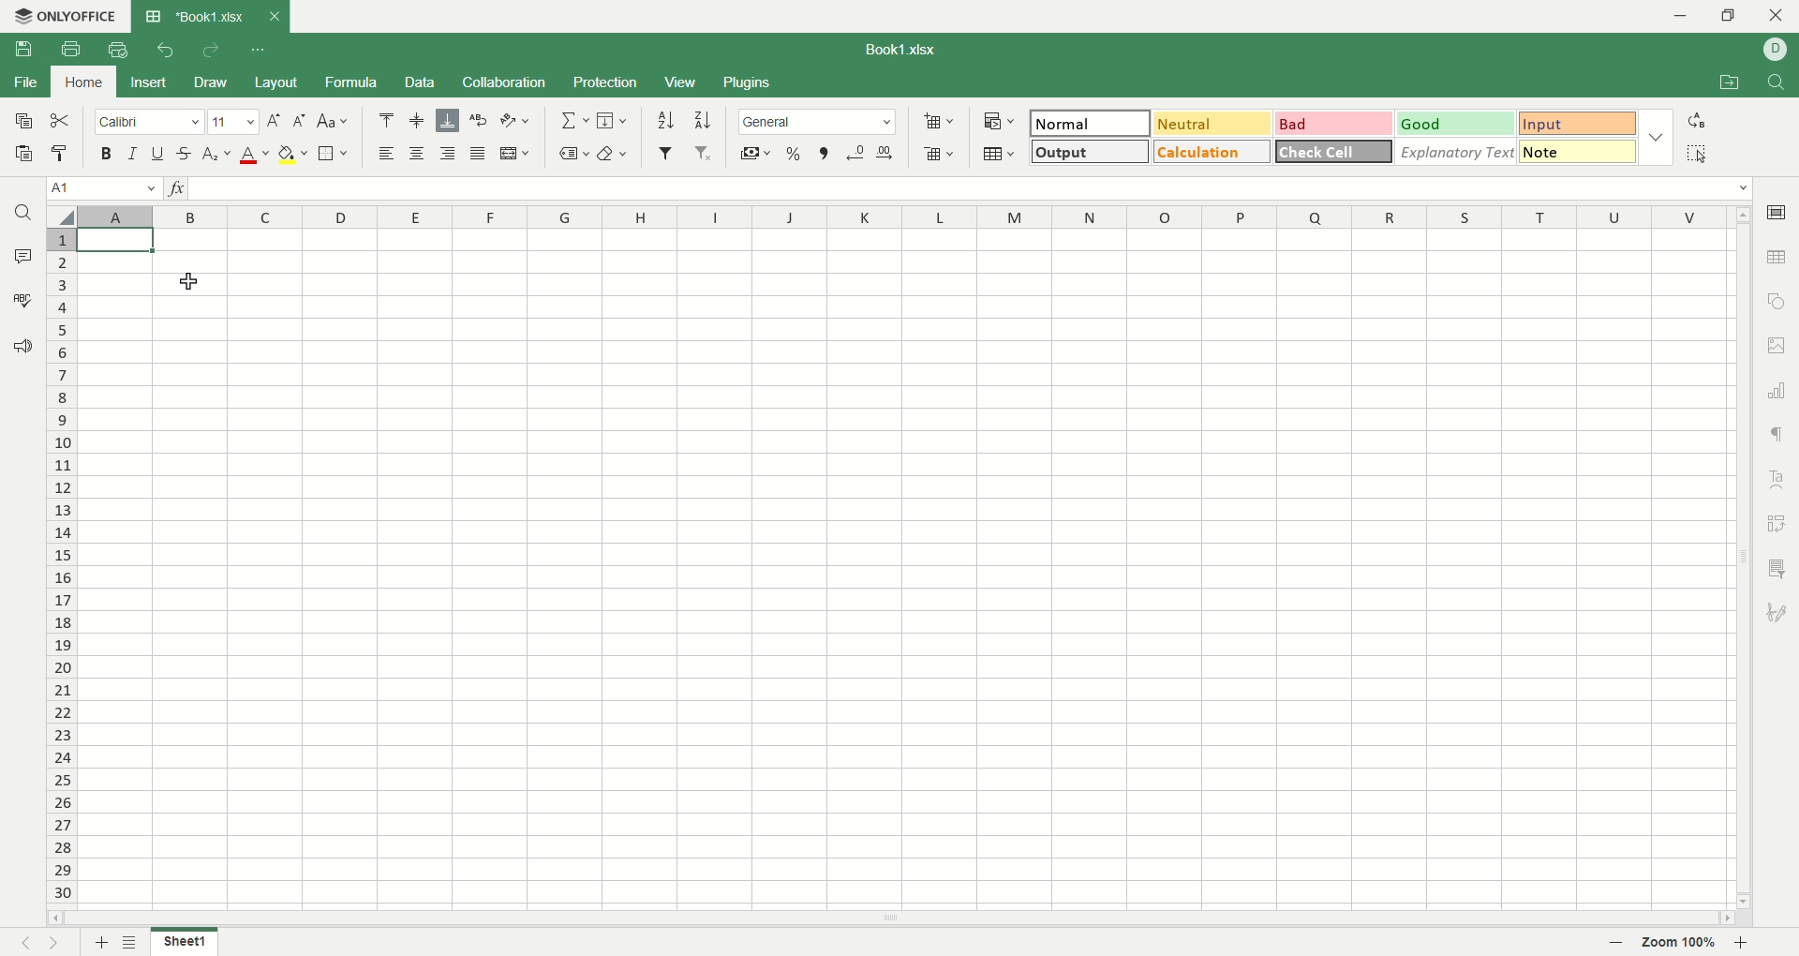 The height and width of the screenshot is (956, 1799). What do you see at coordinates (1780, 568) in the screenshot?
I see `slicer` at bounding box center [1780, 568].